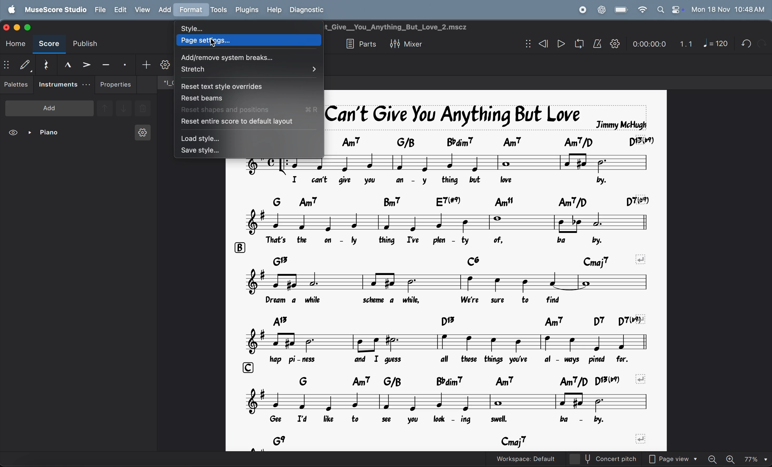 The width and height of the screenshot is (772, 467). I want to click on mixer, so click(413, 43).